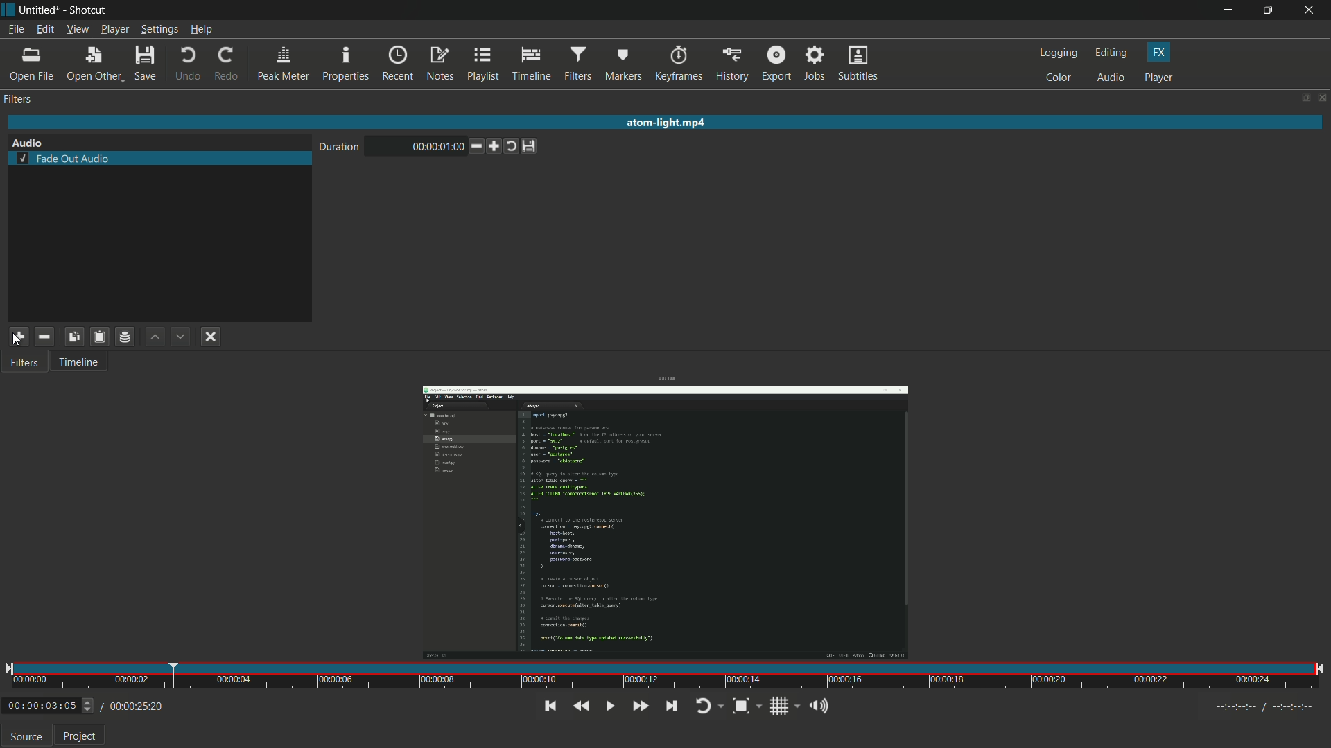  Describe the element at coordinates (624, 64) in the screenshot. I see `markers` at that location.